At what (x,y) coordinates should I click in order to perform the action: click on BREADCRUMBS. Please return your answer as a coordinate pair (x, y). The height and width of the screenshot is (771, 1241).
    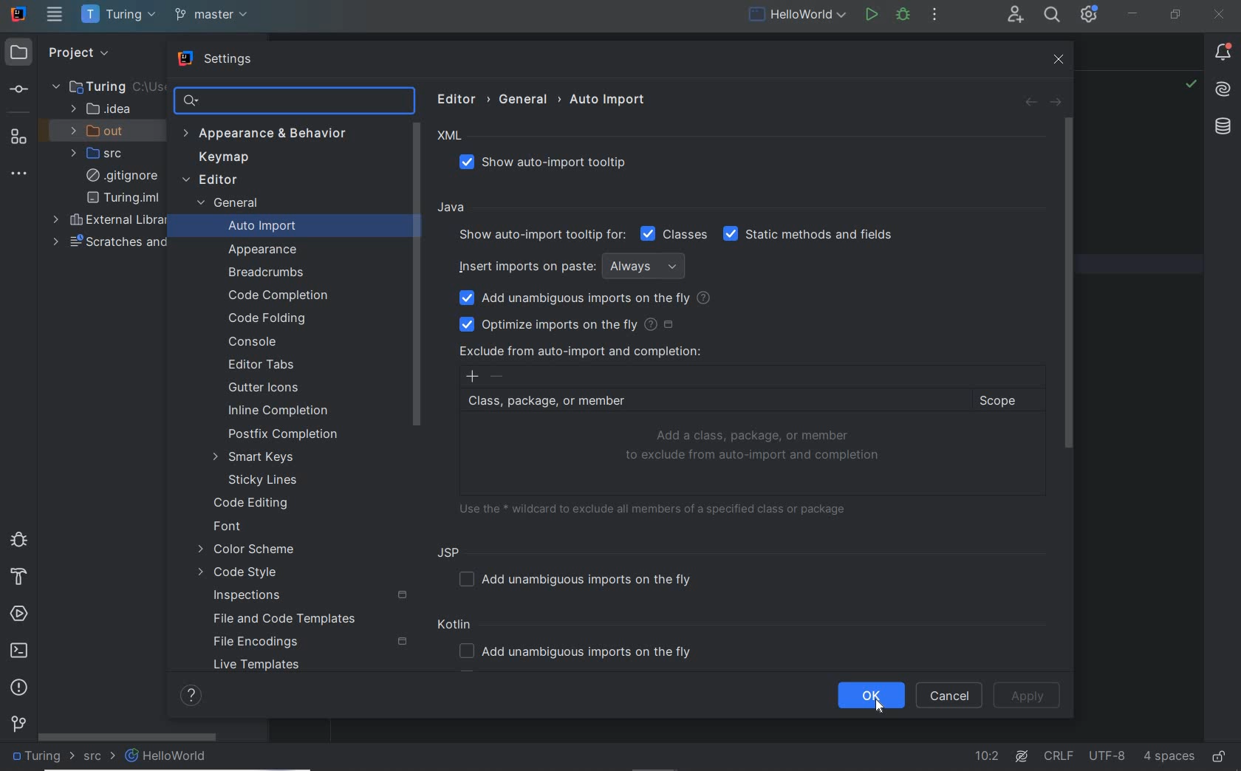
    Looking at the image, I should click on (269, 273).